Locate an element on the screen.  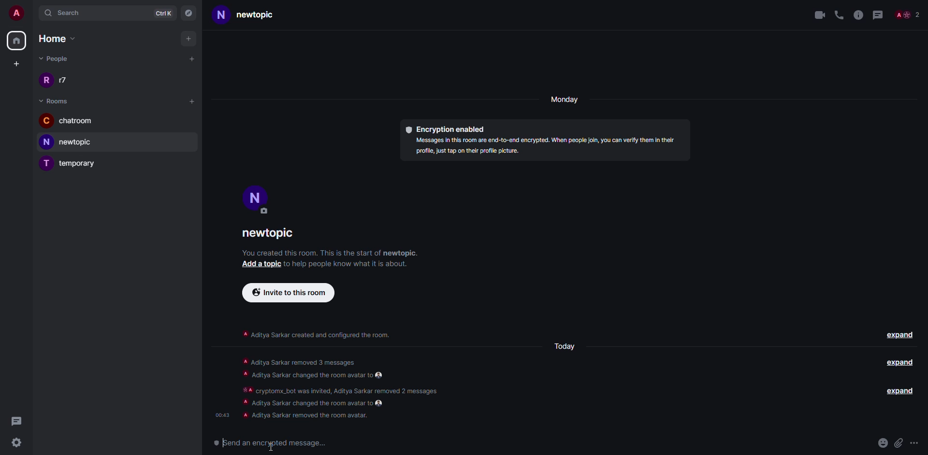
profile is located at coordinates (256, 199).